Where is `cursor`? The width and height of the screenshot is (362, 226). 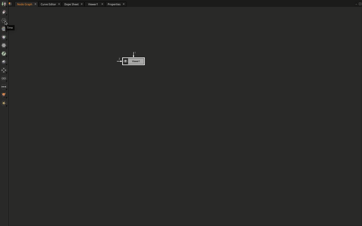
cursor is located at coordinates (6, 23).